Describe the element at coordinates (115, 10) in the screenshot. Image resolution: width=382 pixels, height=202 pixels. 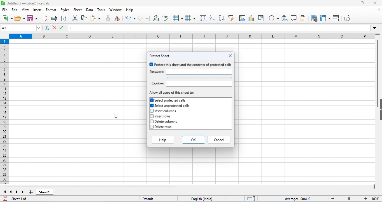
I see `window` at that location.